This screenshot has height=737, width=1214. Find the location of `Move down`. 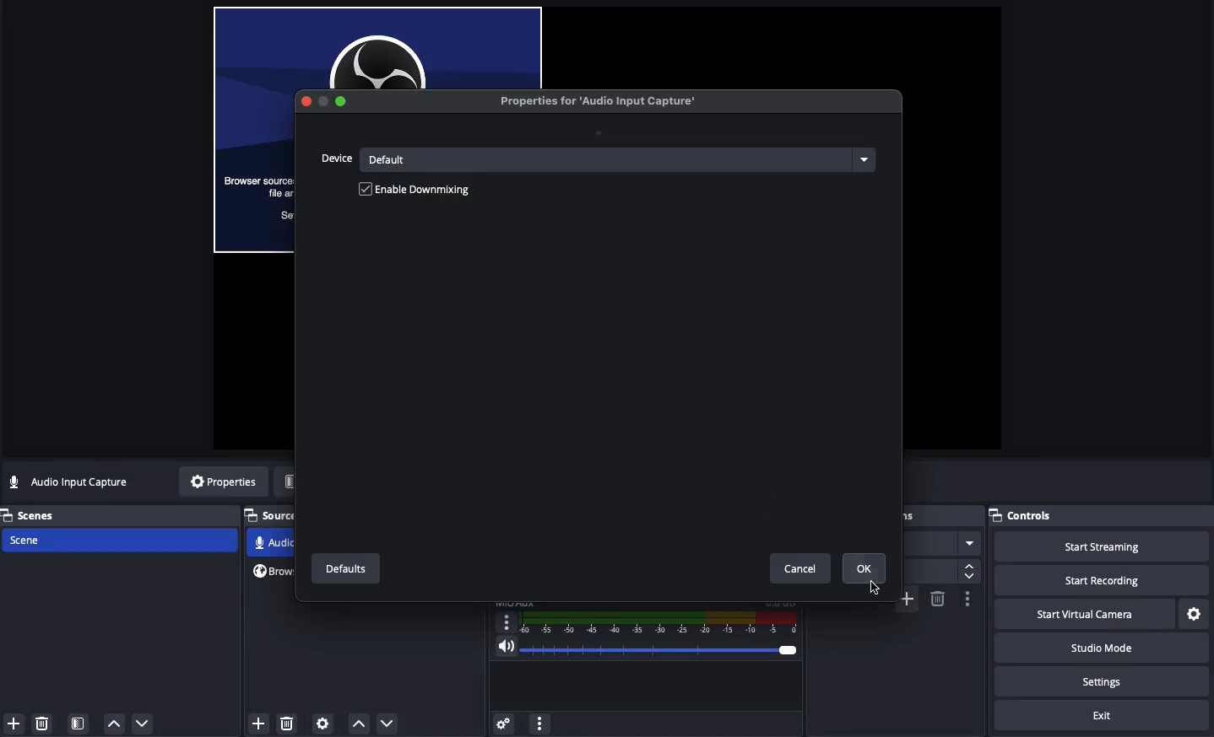

Move down is located at coordinates (387, 723).